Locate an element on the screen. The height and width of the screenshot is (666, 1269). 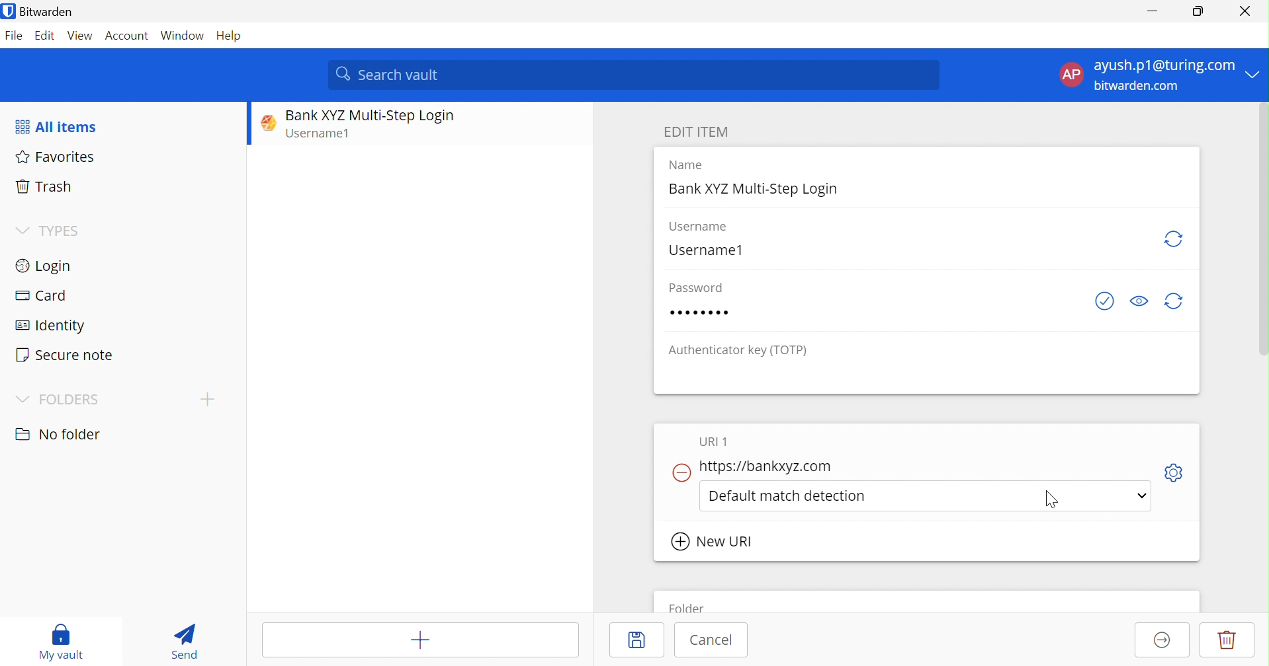
Card is located at coordinates (40, 295).